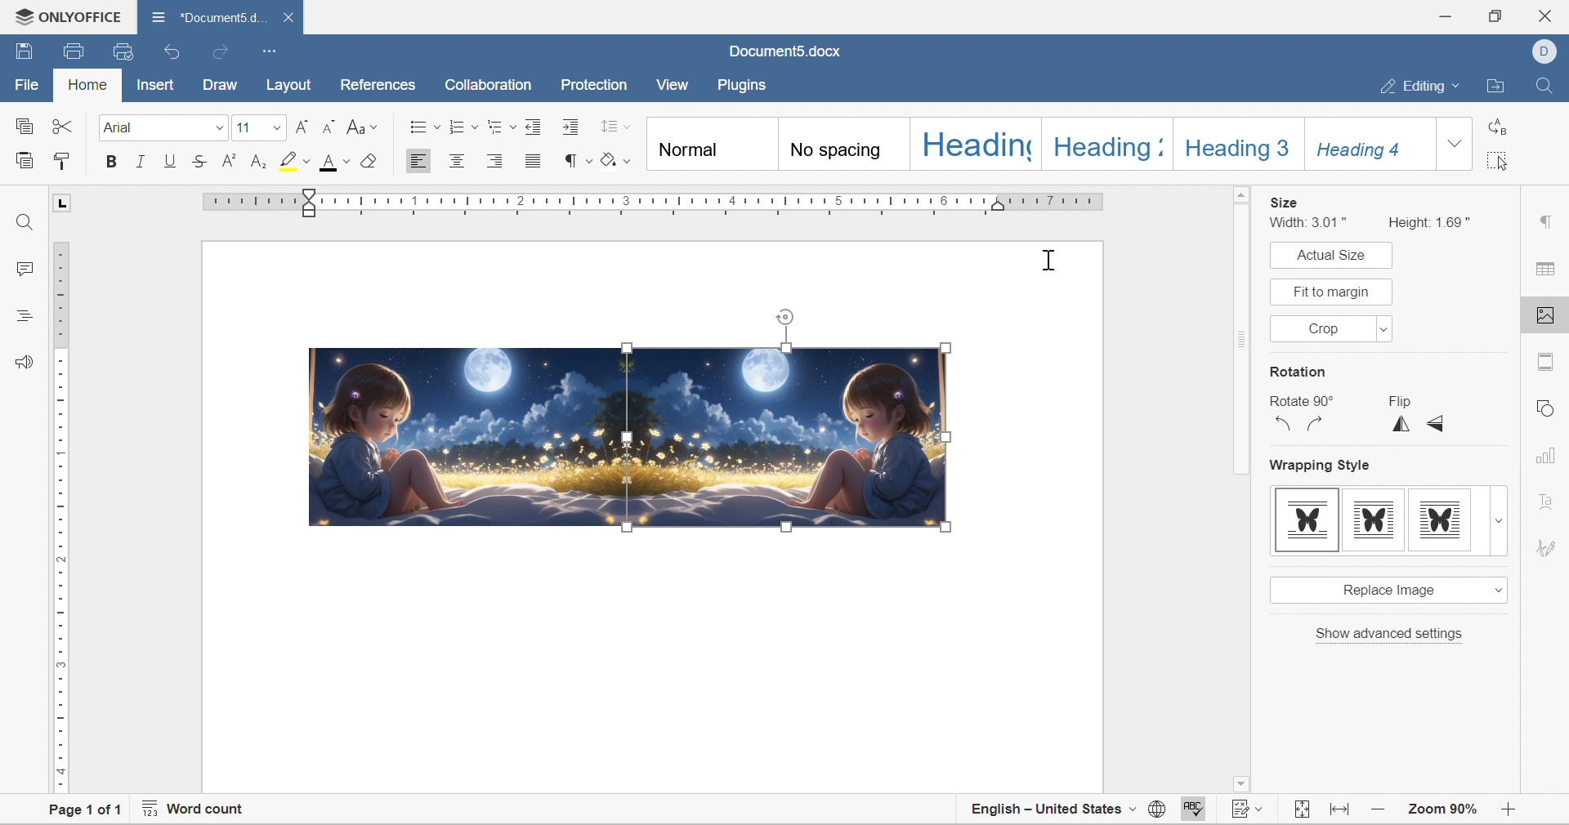  Describe the element at coordinates (218, 82) in the screenshot. I see `draw` at that location.